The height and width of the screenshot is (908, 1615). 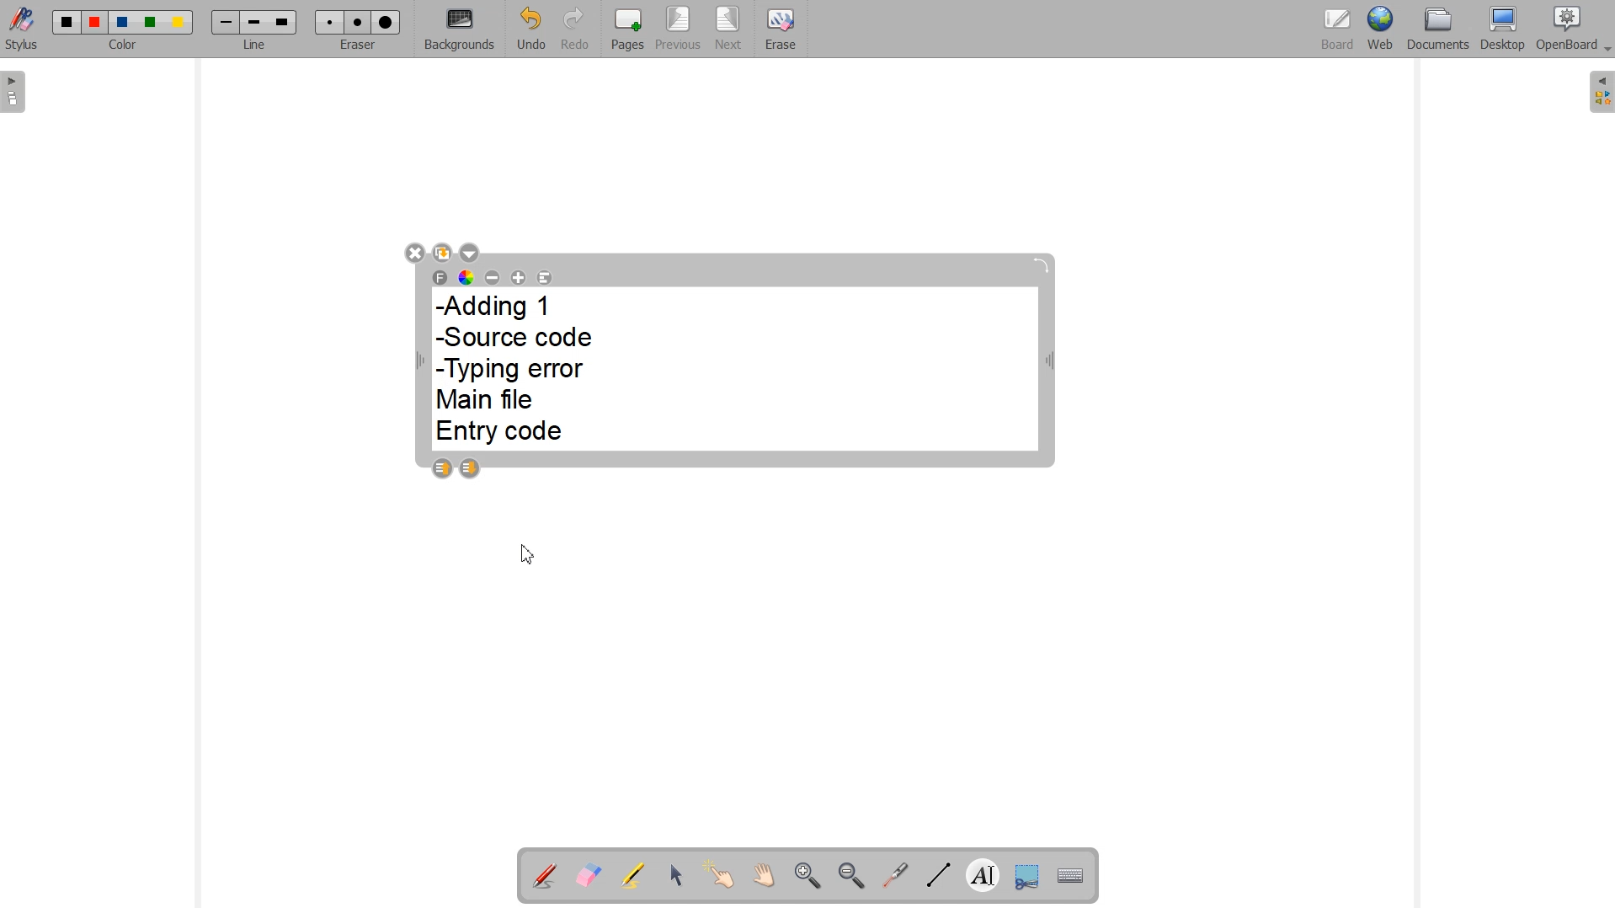 I want to click on Redo, so click(x=573, y=28).